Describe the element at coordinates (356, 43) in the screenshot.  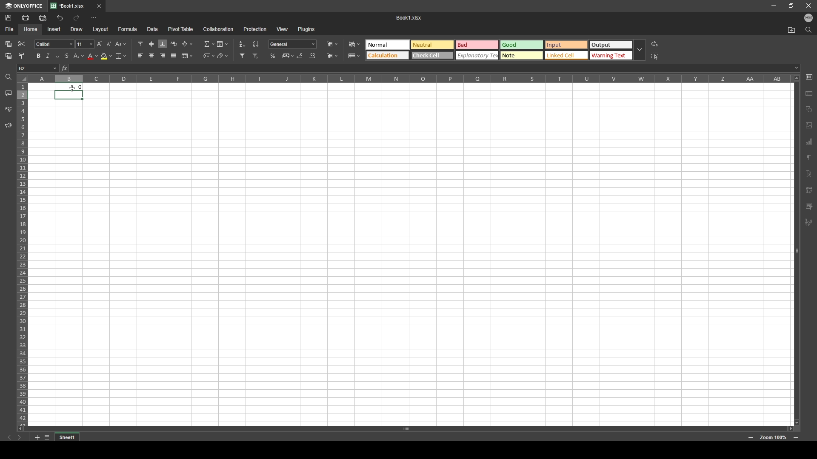
I see `conditional formatting` at that location.